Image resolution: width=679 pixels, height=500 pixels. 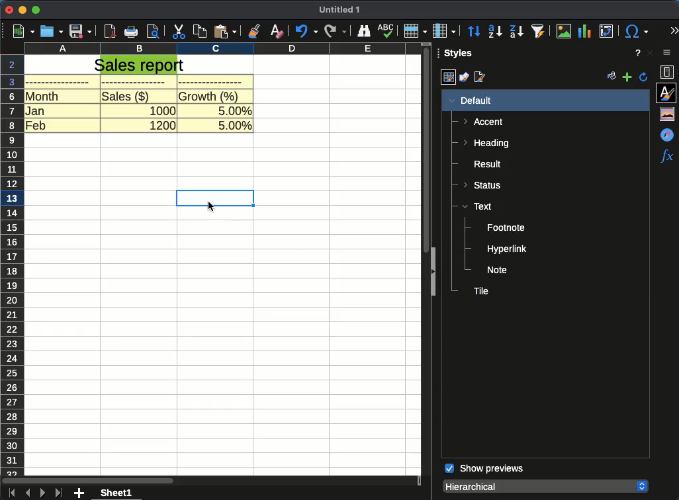 What do you see at coordinates (179, 32) in the screenshot?
I see `cut` at bounding box center [179, 32].